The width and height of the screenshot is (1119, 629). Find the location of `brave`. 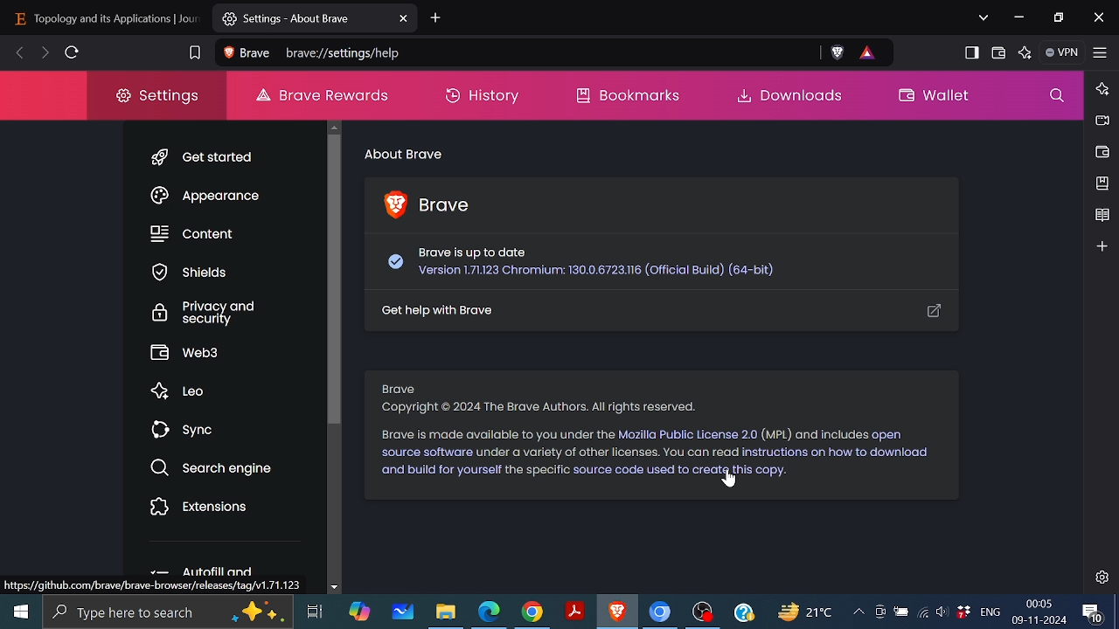

brave is located at coordinates (447, 206).